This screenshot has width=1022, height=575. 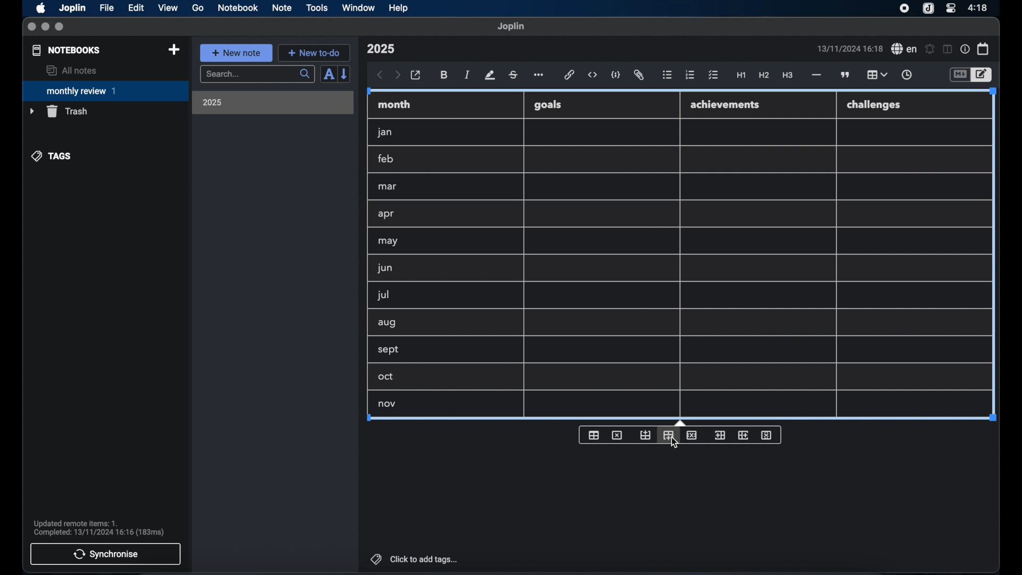 What do you see at coordinates (906, 75) in the screenshot?
I see `insert time` at bounding box center [906, 75].